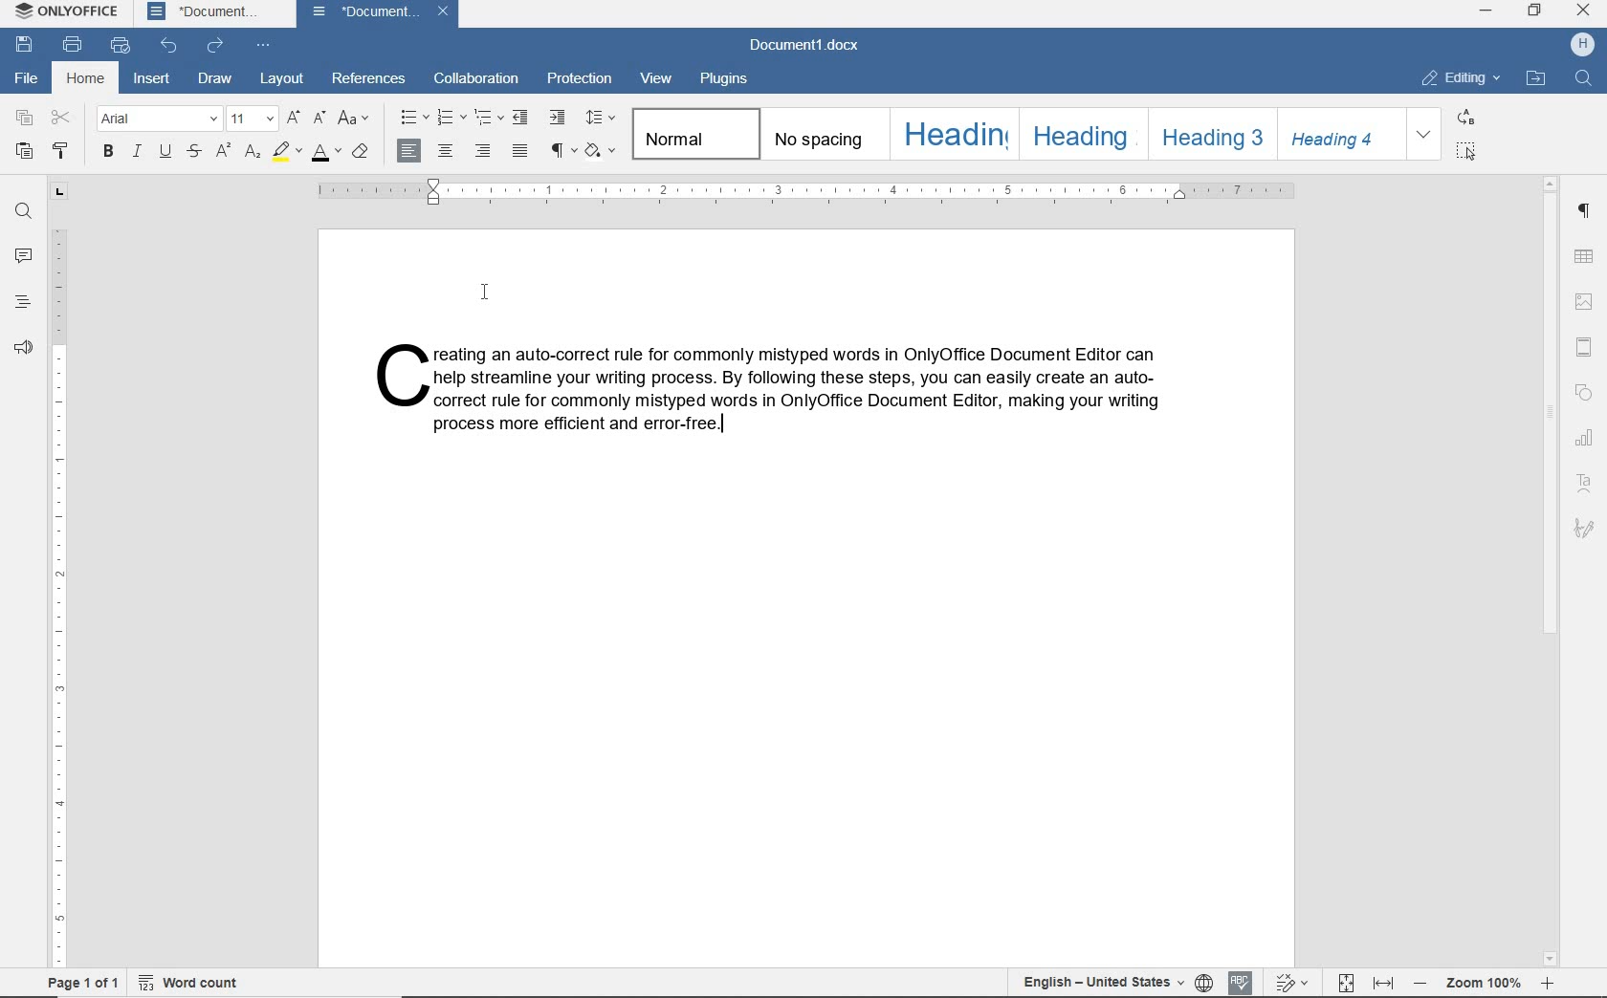  What do you see at coordinates (804, 44) in the screenshot?
I see `DOCUMENT .docx` at bounding box center [804, 44].